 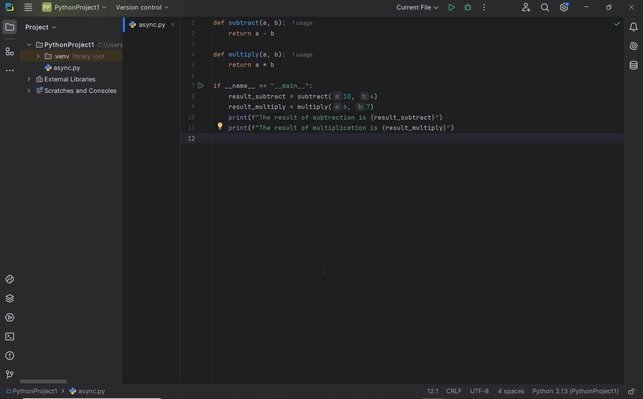 What do you see at coordinates (33, 27) in the screenshot?
I see `Project` at bounding box center [33, 27].